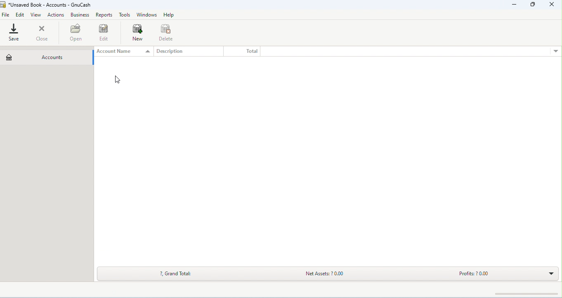  Describe the element at coordinates (104, 14) in the screenshot. I see `reports` at that location.